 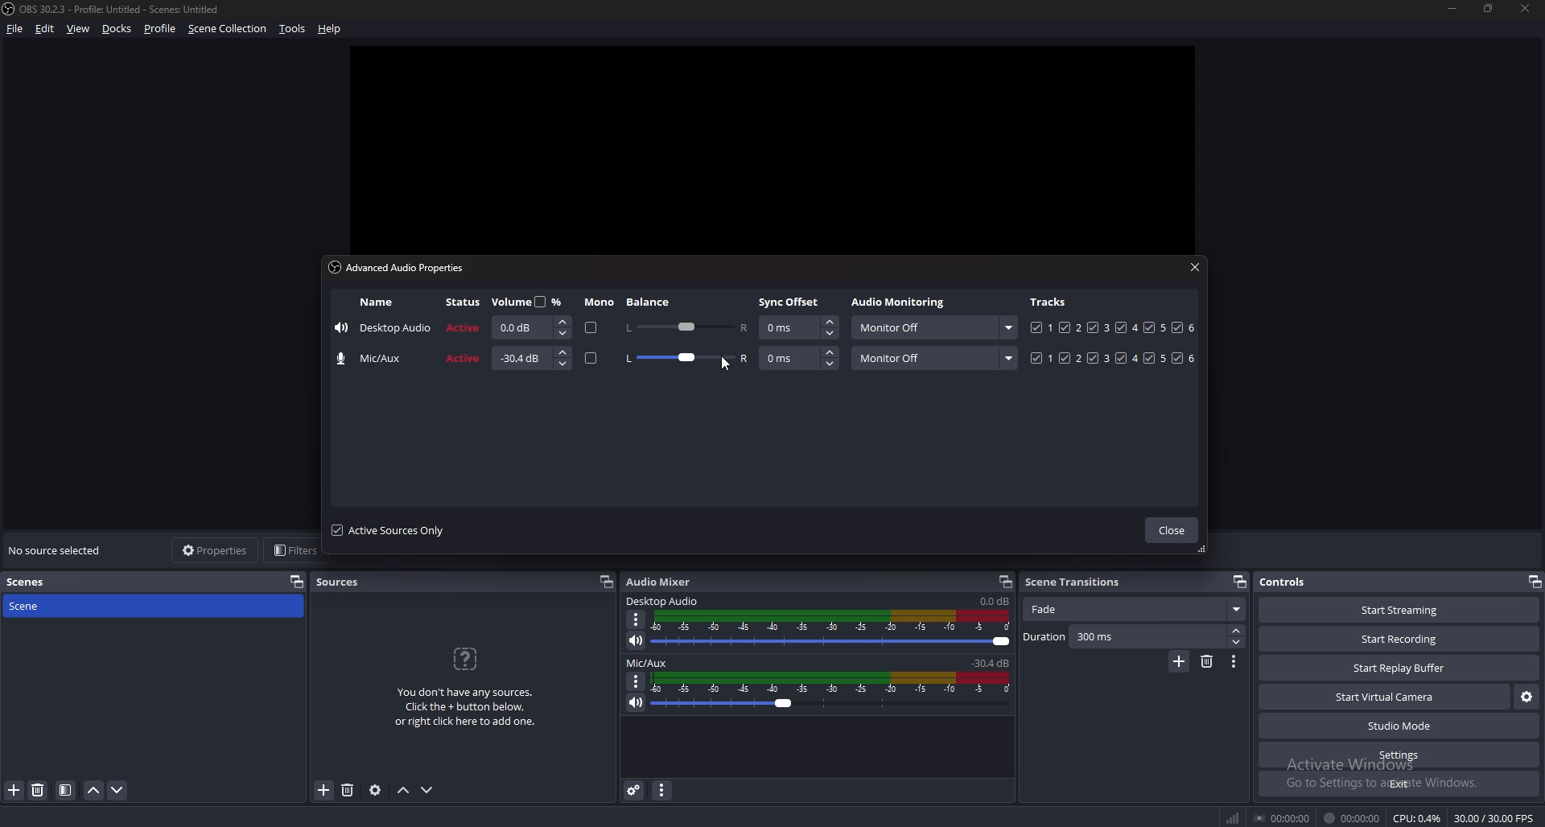 I want to click on sync offset, so click(x=800, y=358).